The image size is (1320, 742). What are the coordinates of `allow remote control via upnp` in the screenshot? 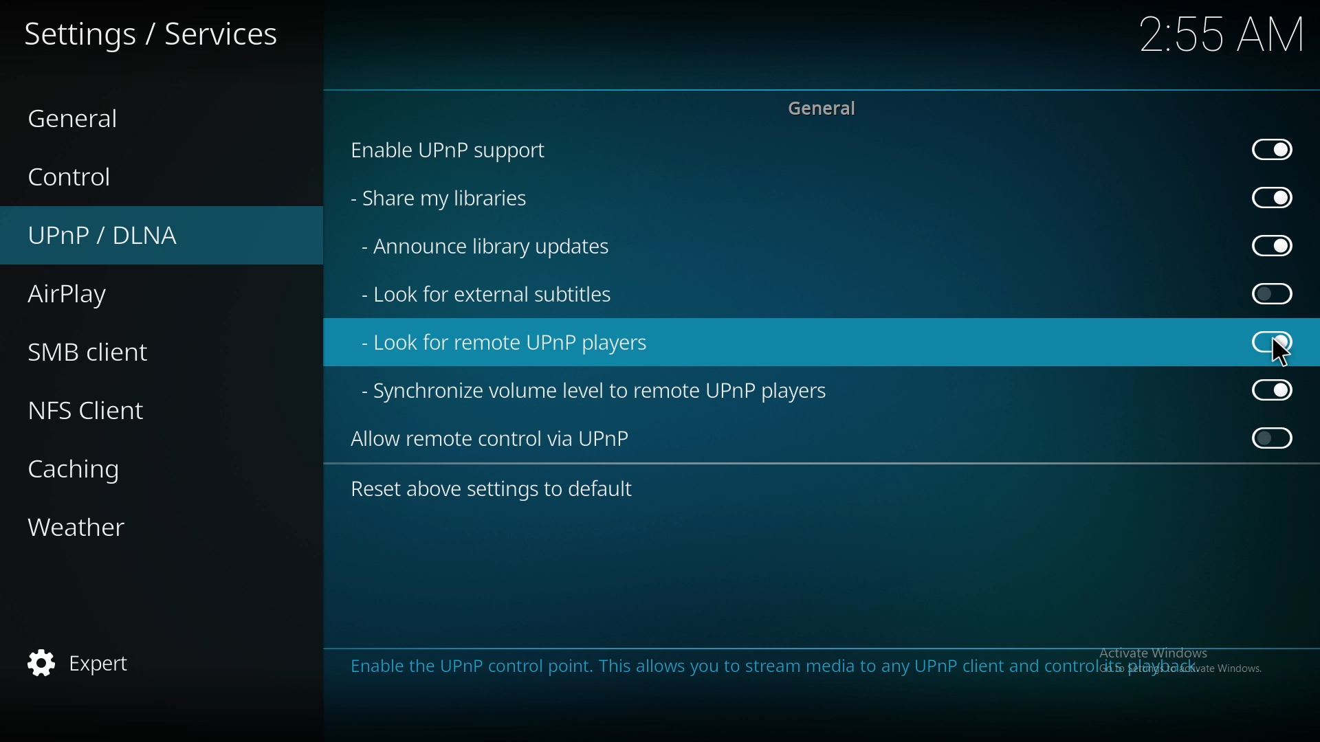 It's located at (507, 438).